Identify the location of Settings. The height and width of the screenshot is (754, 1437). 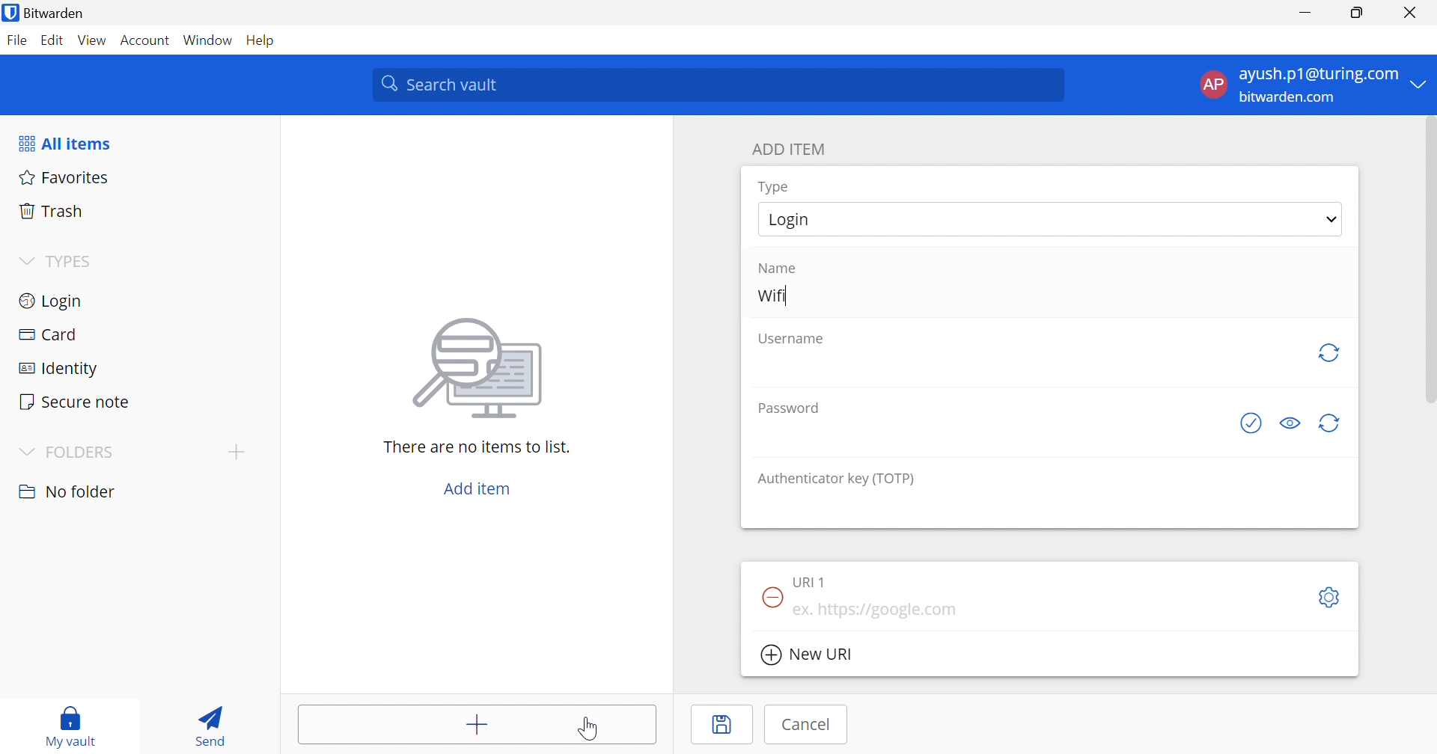
(1332, 598).